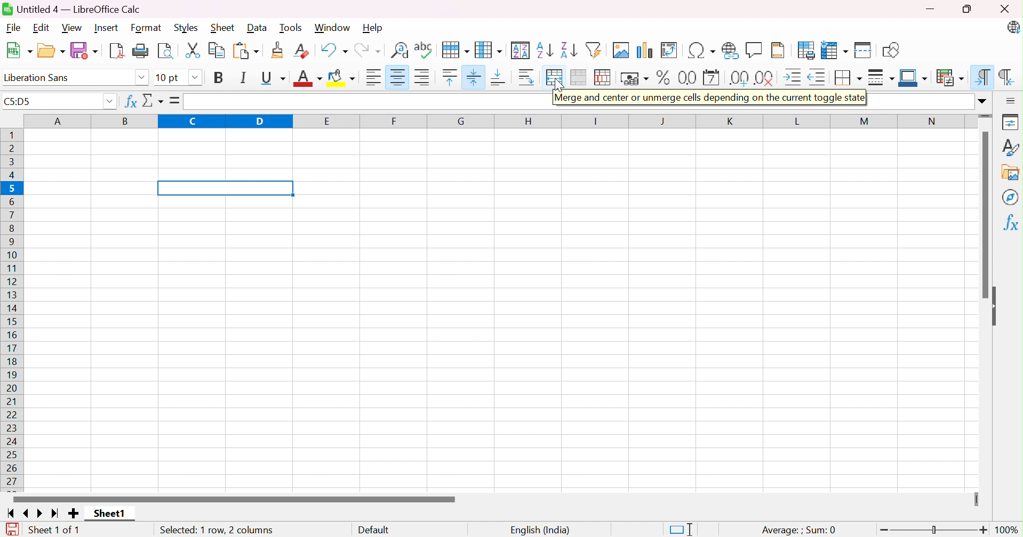 Image resolution: width=1023 pixels, height=537 pixels. Describe the element at coordinates (1009, 223) in the screenshot. I see `Functions` at that location.